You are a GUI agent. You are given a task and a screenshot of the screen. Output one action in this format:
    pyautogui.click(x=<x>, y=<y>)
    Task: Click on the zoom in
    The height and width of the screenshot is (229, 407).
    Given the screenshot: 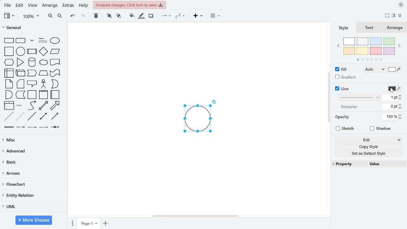 What is the action you would take?
    pyautogui.click(x=51, y=16)
    